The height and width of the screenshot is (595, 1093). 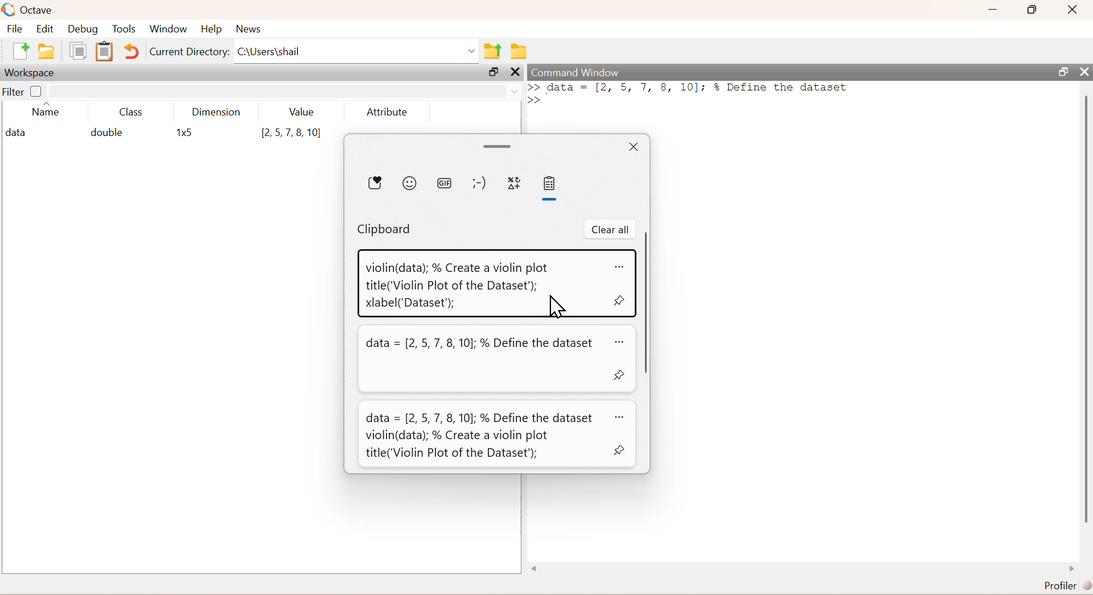 I want to click on data, so click(x=19, y=133).